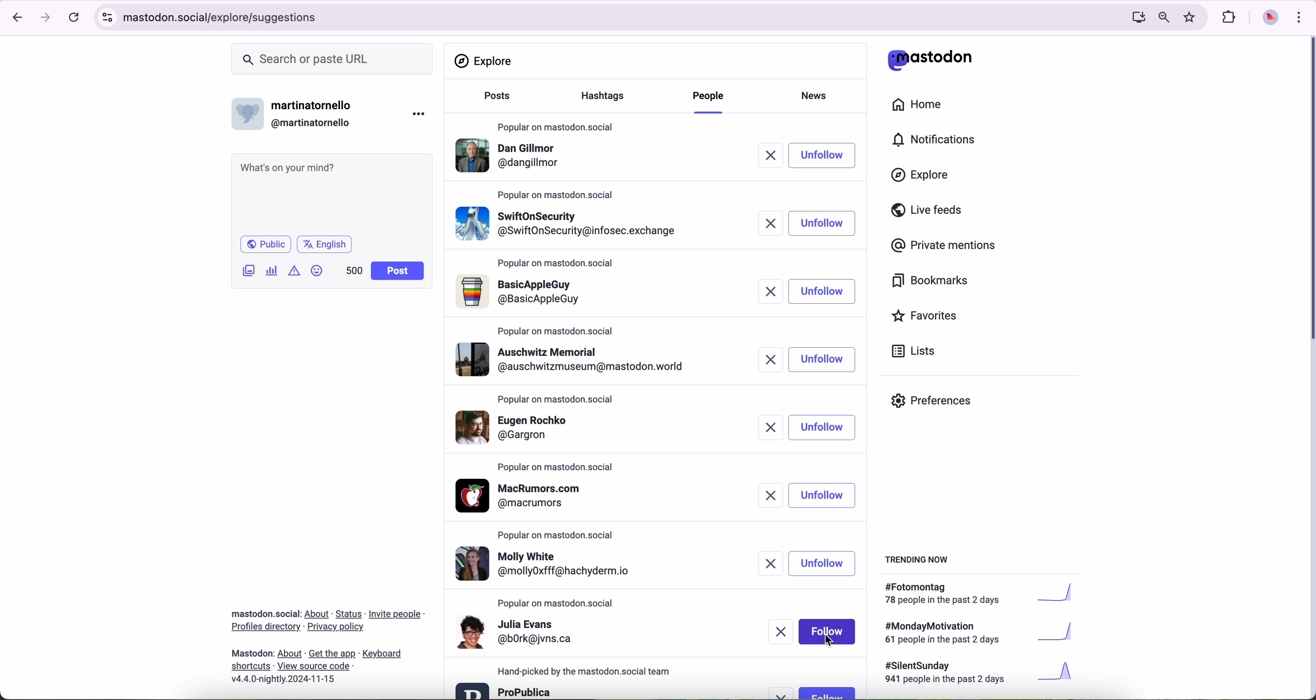 This screenshot has width=1316, height=700. What do you see at coordinates (354, 270) in the screenshot?
I see `500 characters` at bounding box center [354, 270].